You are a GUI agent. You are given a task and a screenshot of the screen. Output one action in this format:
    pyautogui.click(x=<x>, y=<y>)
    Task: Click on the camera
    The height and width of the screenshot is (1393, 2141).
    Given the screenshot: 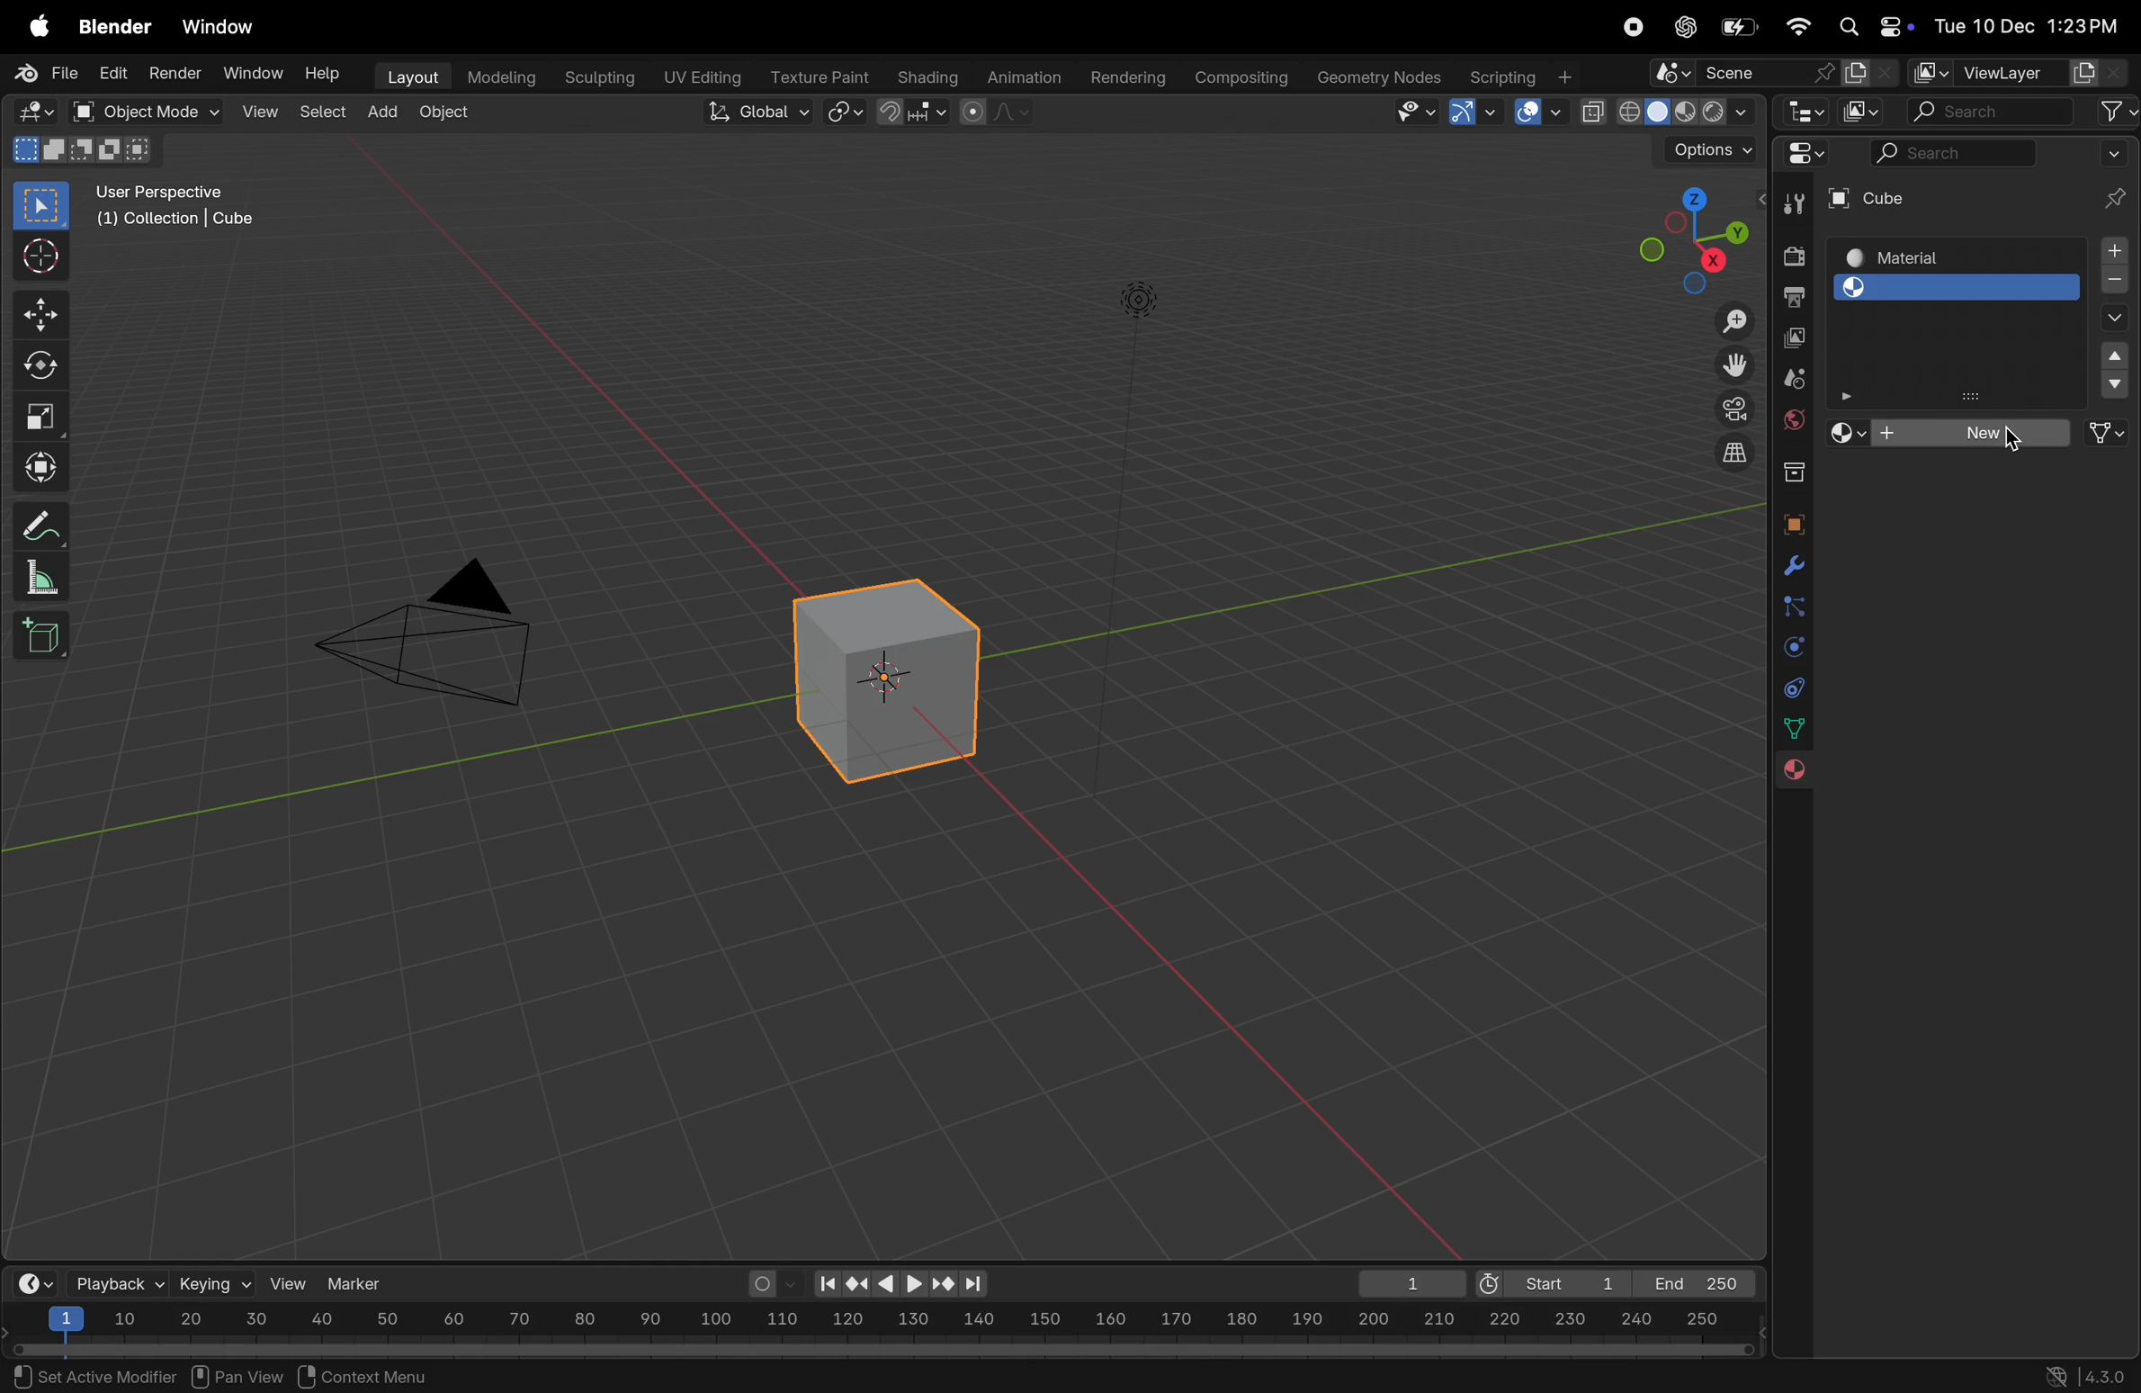 What is the action you would take?
    pyautogui.click(x=1731, y=409)
    